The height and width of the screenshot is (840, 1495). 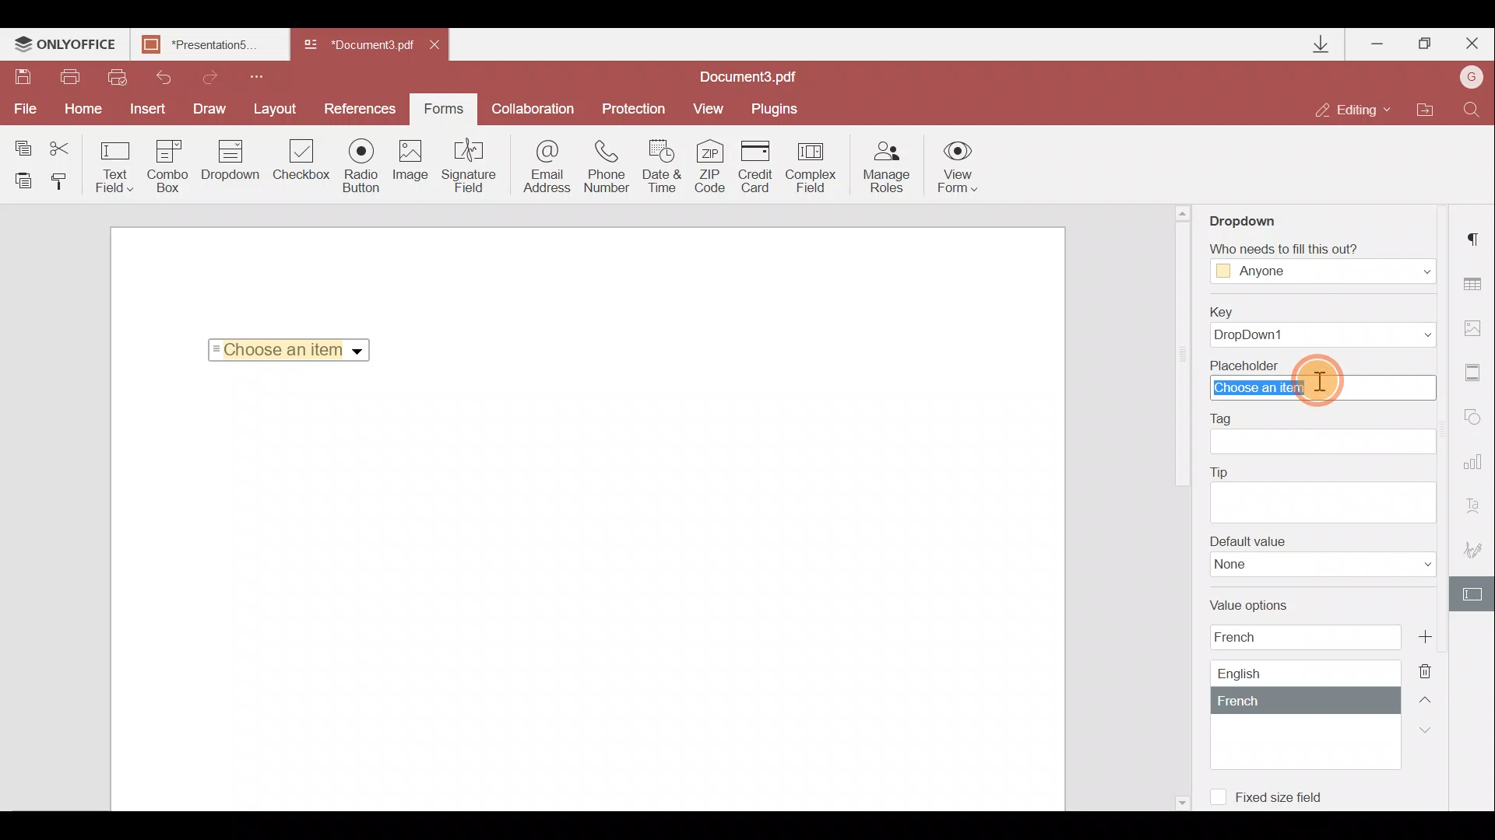 What do you see at coordinates (813, 166) in the screenshot?
I see `Complex field` at bounding box center [813, 166].